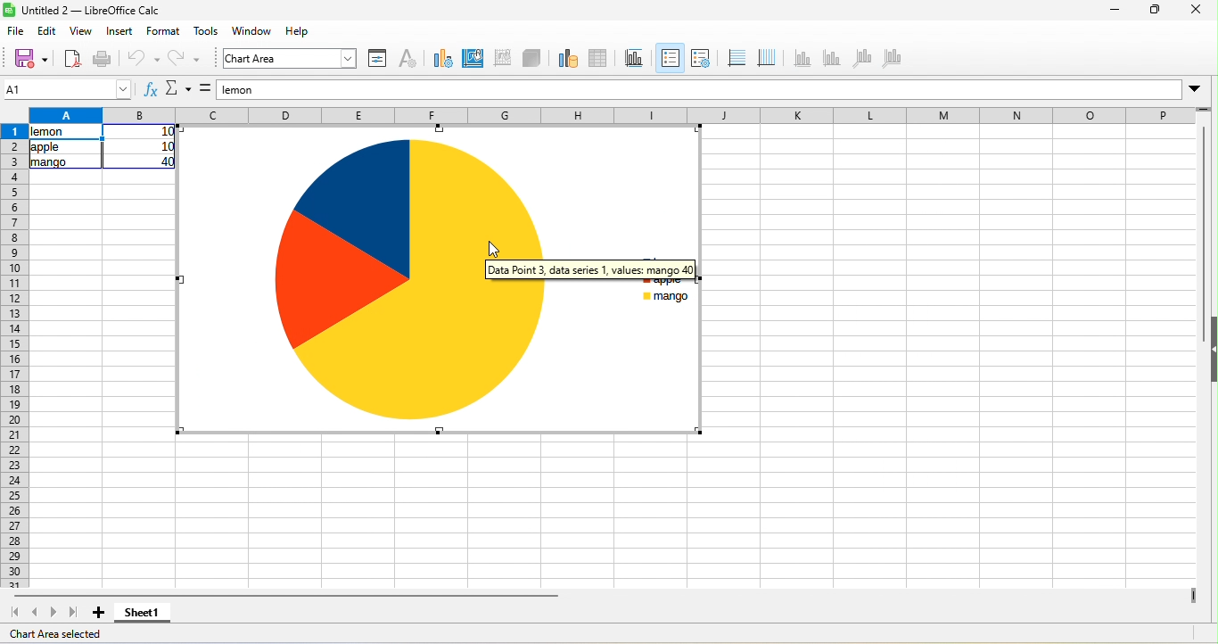 Image resolution: width=1218 pixels, height=644 pixels. Describe the element at coordinates (146, 92) in the screenshot. I see `function wizard` at that location.